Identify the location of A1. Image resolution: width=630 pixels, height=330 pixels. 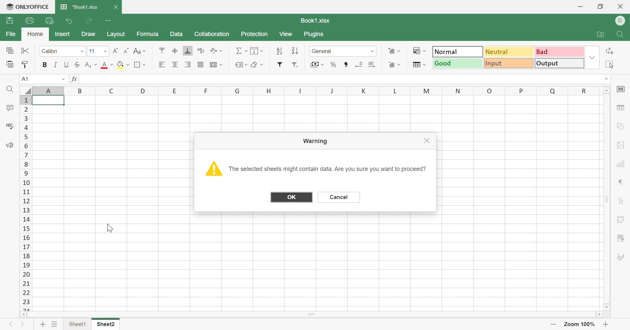
(27, 79).